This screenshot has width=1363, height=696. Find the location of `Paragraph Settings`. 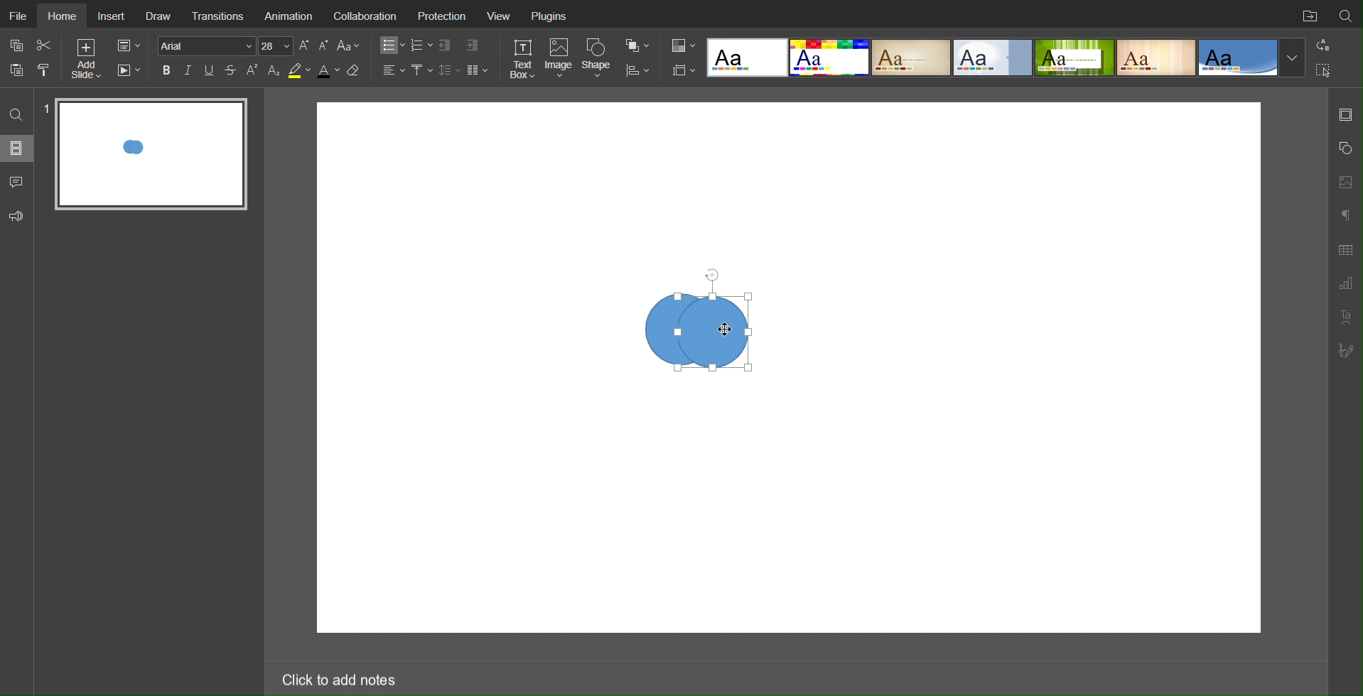

Paragraph Settings is located at coordinates (1345, 213).